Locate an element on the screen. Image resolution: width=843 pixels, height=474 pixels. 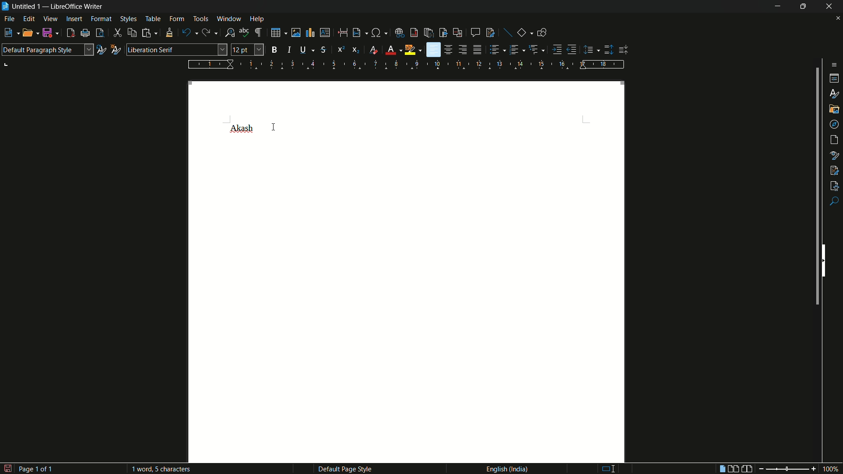
increase indentation is located at coordinates (558, 49).